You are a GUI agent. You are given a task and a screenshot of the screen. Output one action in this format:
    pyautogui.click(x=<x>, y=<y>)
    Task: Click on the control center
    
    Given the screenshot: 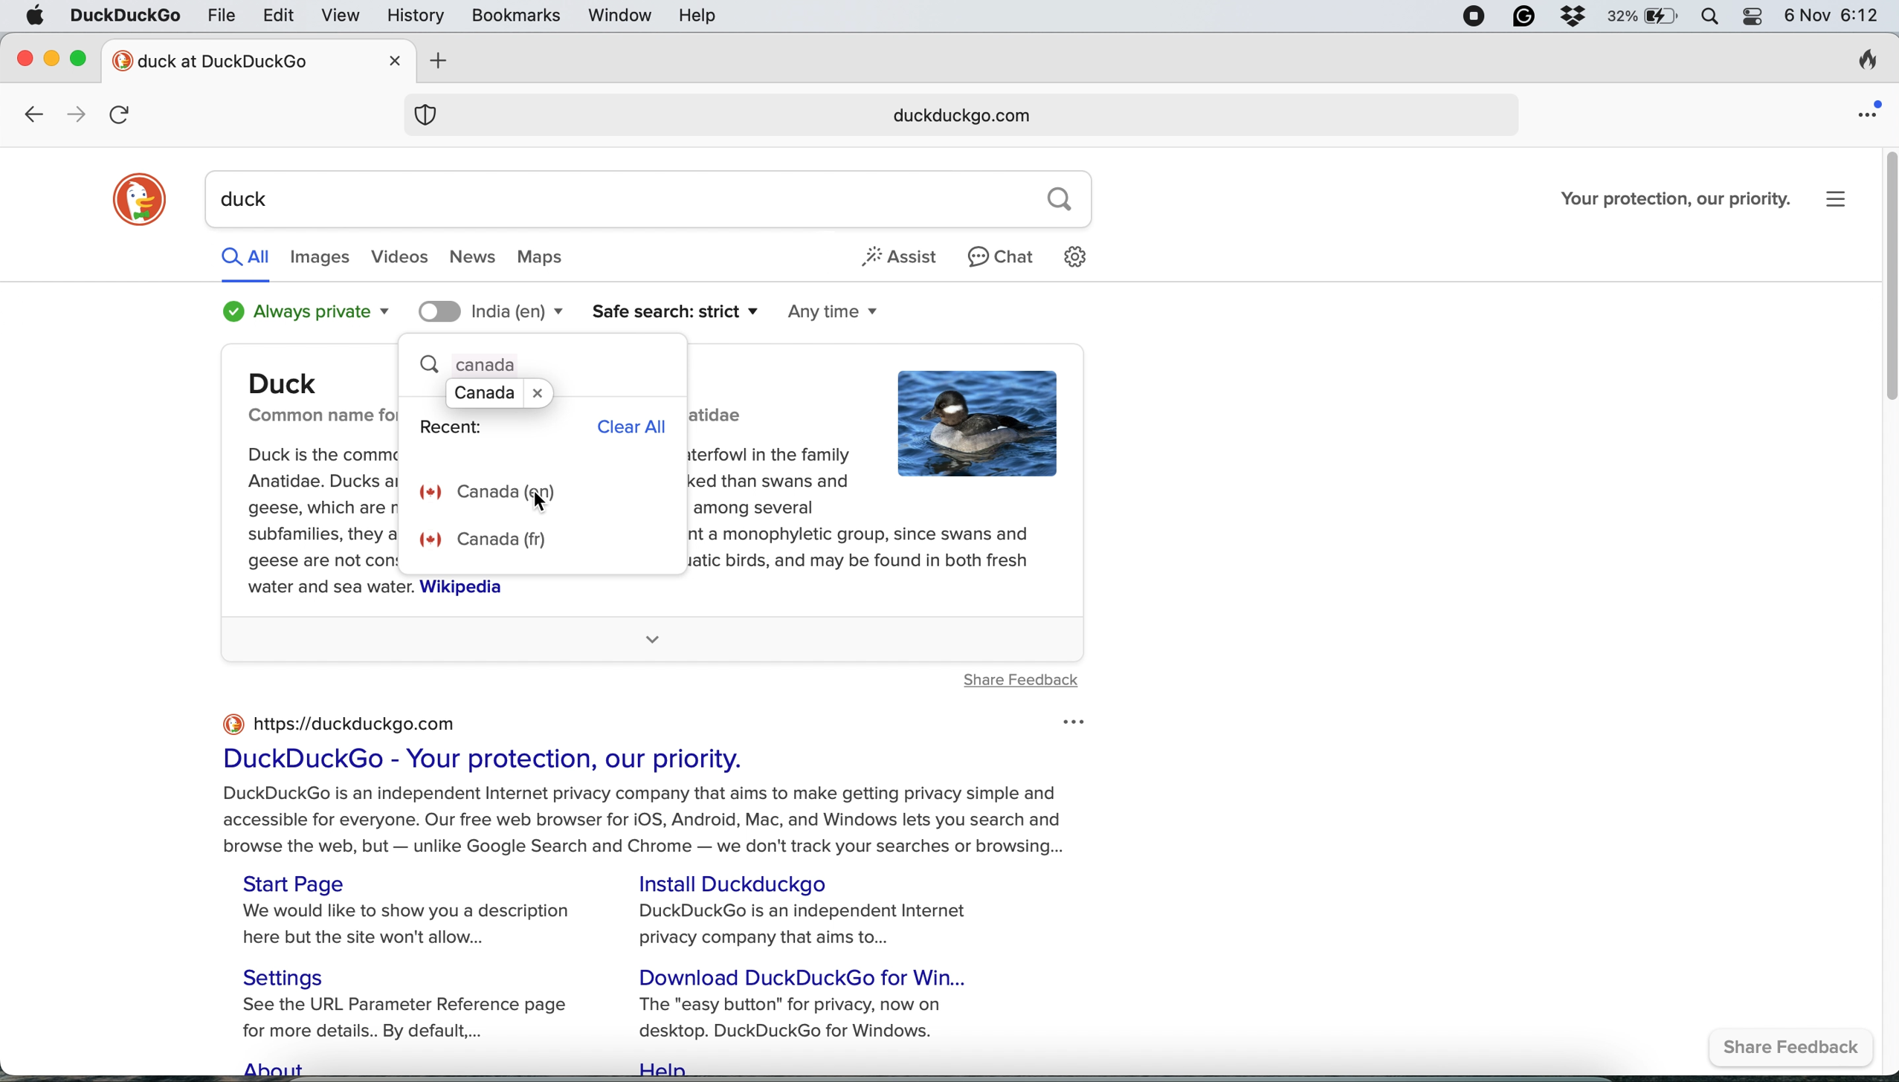 What is the action you would take?
    pyautogui.click(x=1753, y=18)
    